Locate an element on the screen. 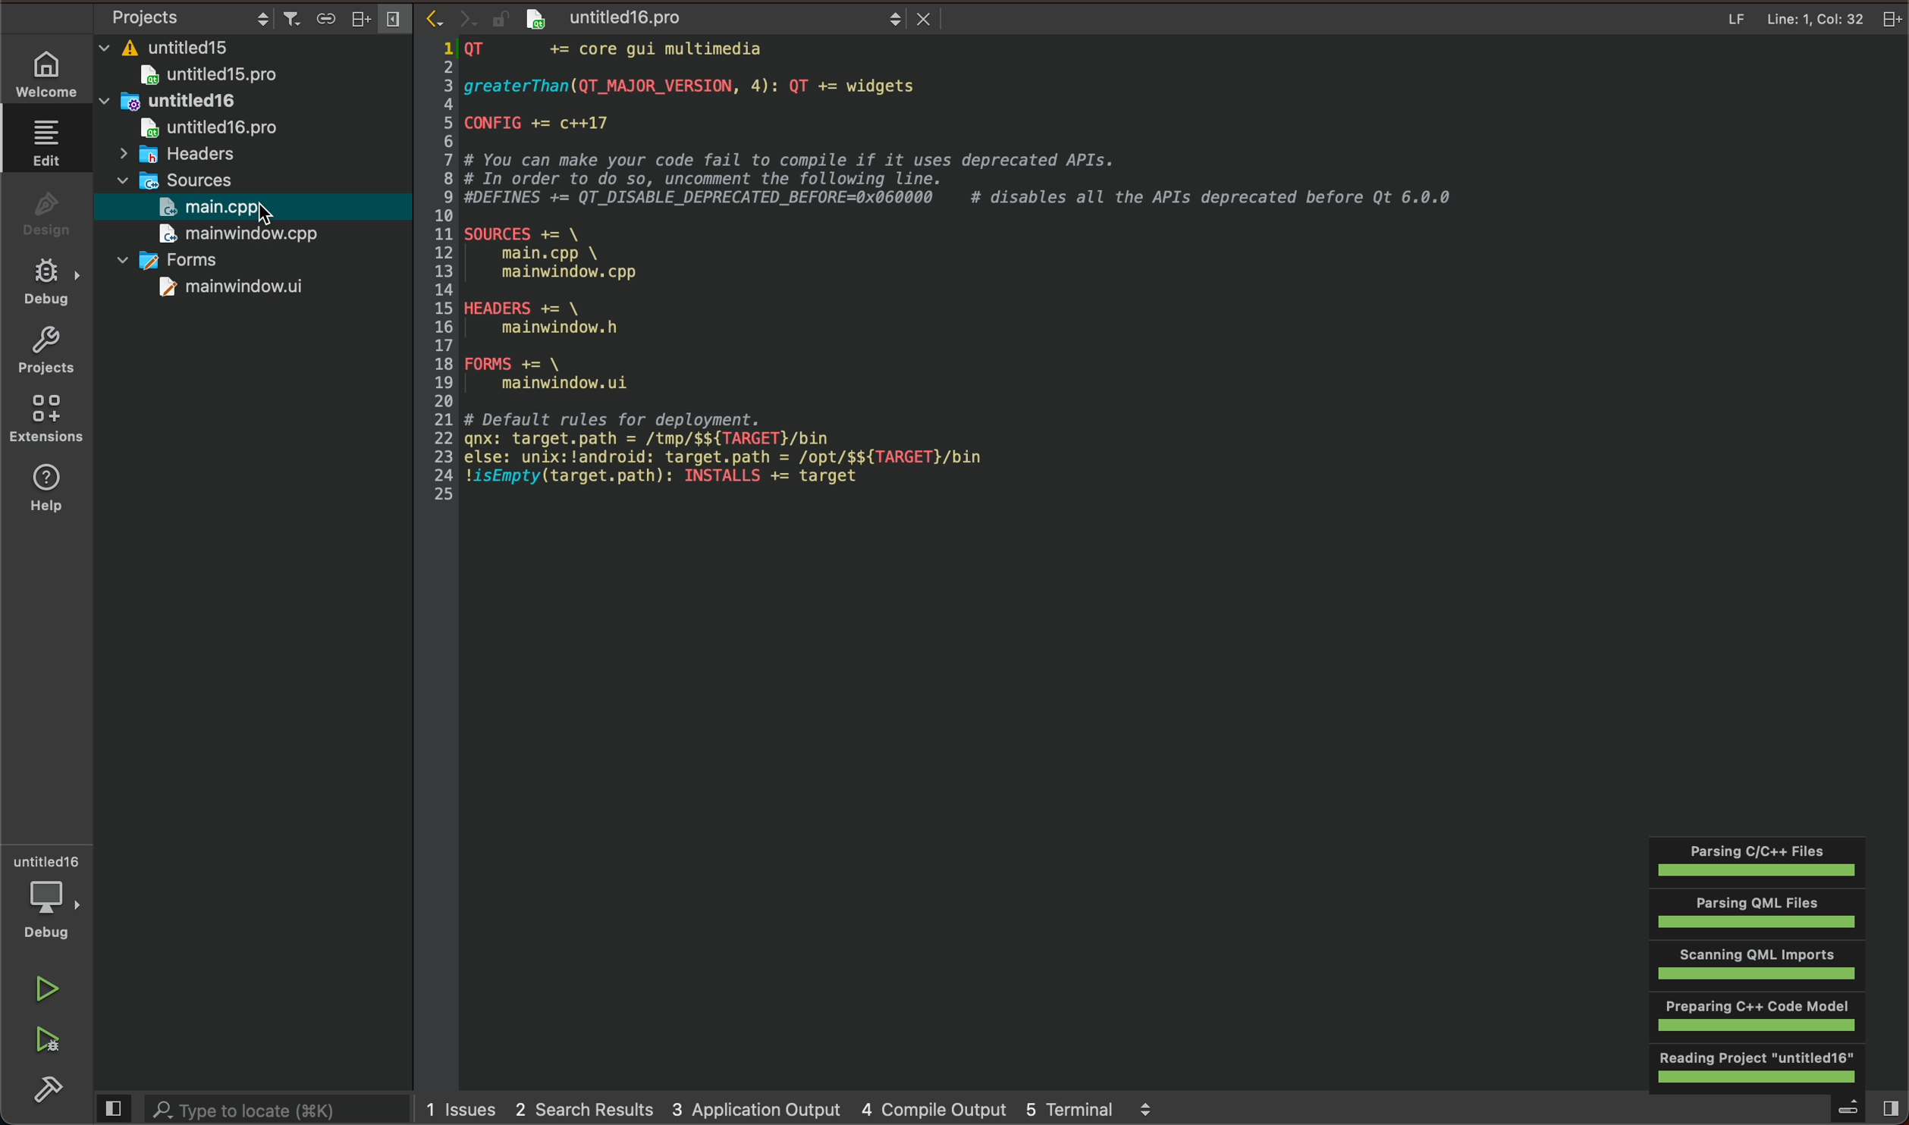 This screenshot has width=1909, height=1125. mainwindow is located at coordinates (227, 290).